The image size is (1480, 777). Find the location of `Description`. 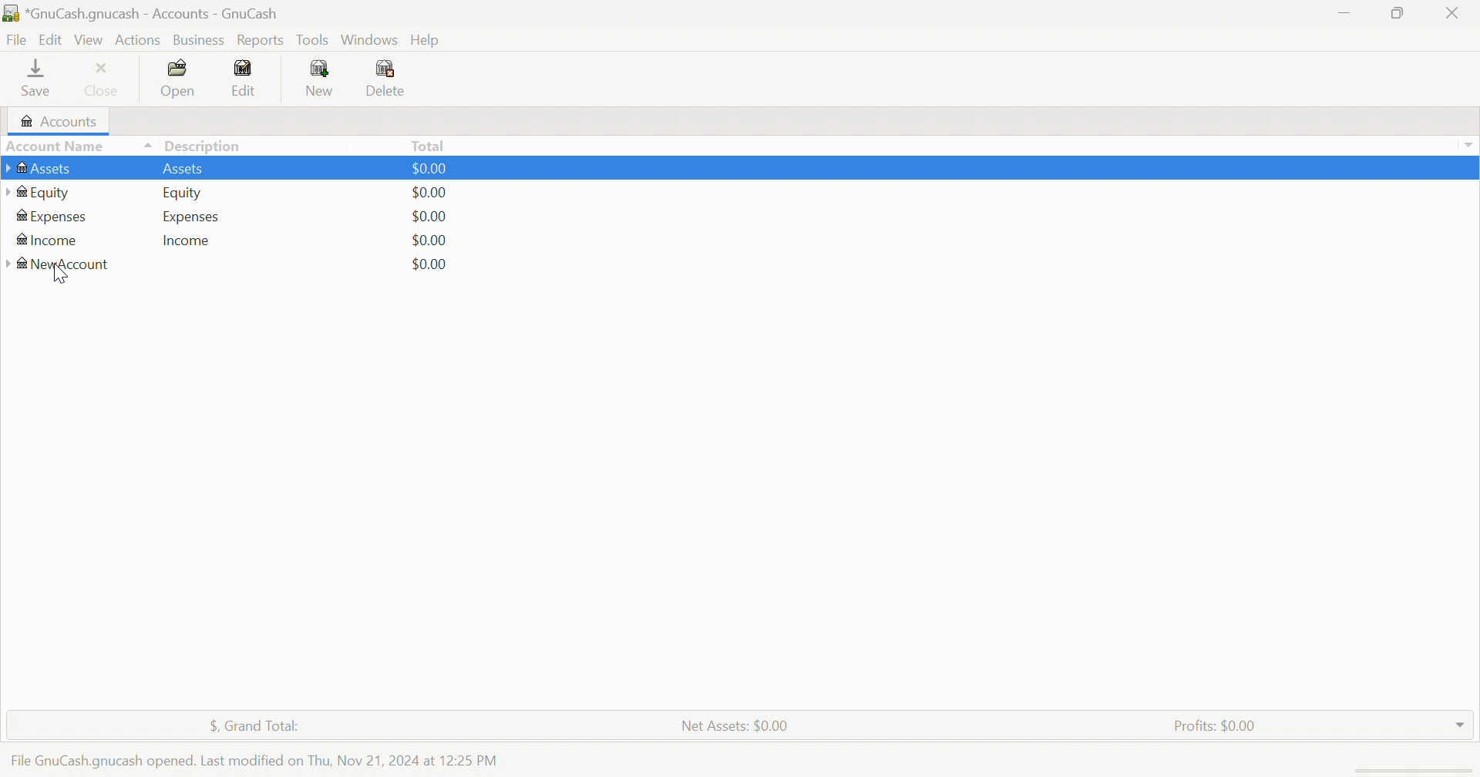

Description is located at coordinates (203, 146).